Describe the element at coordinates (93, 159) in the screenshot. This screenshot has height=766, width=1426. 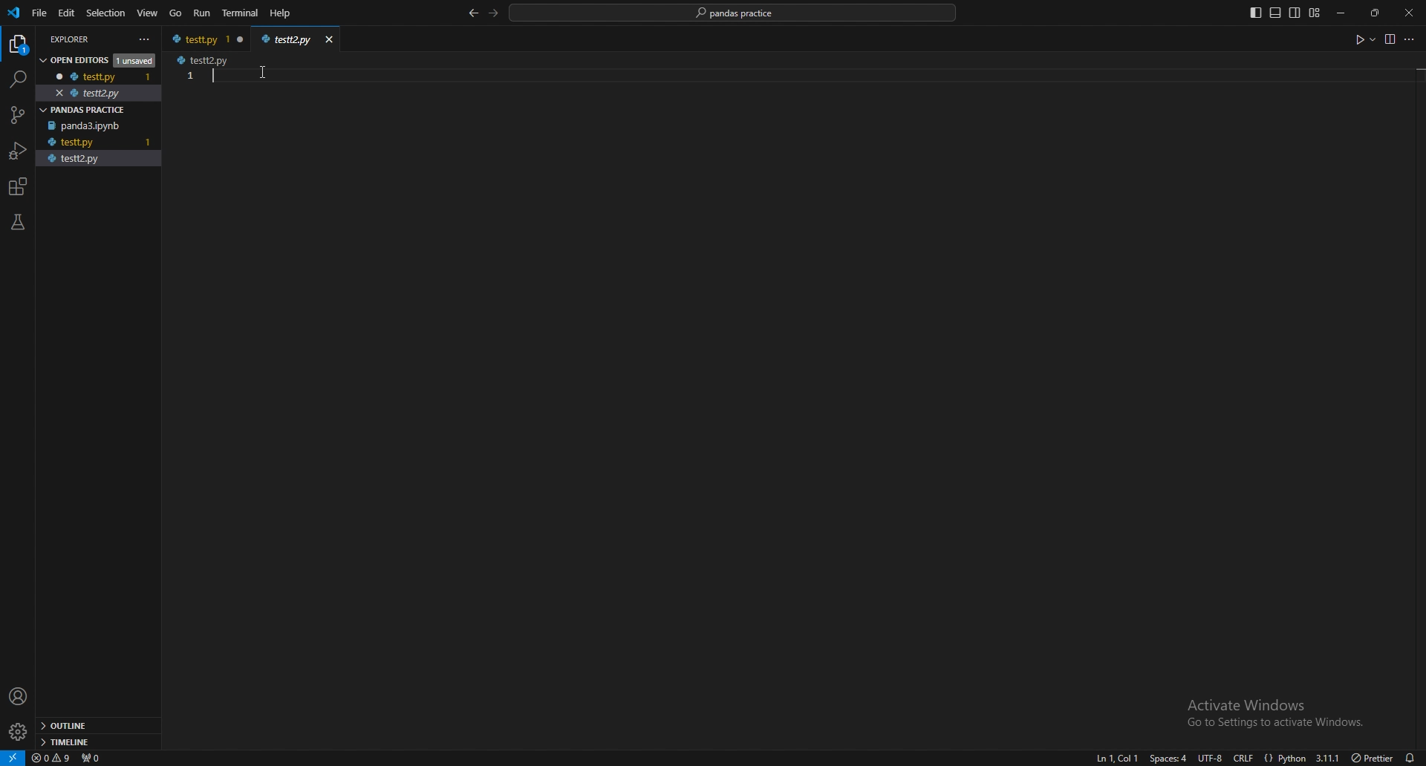
I see `testt2.py` at that location.